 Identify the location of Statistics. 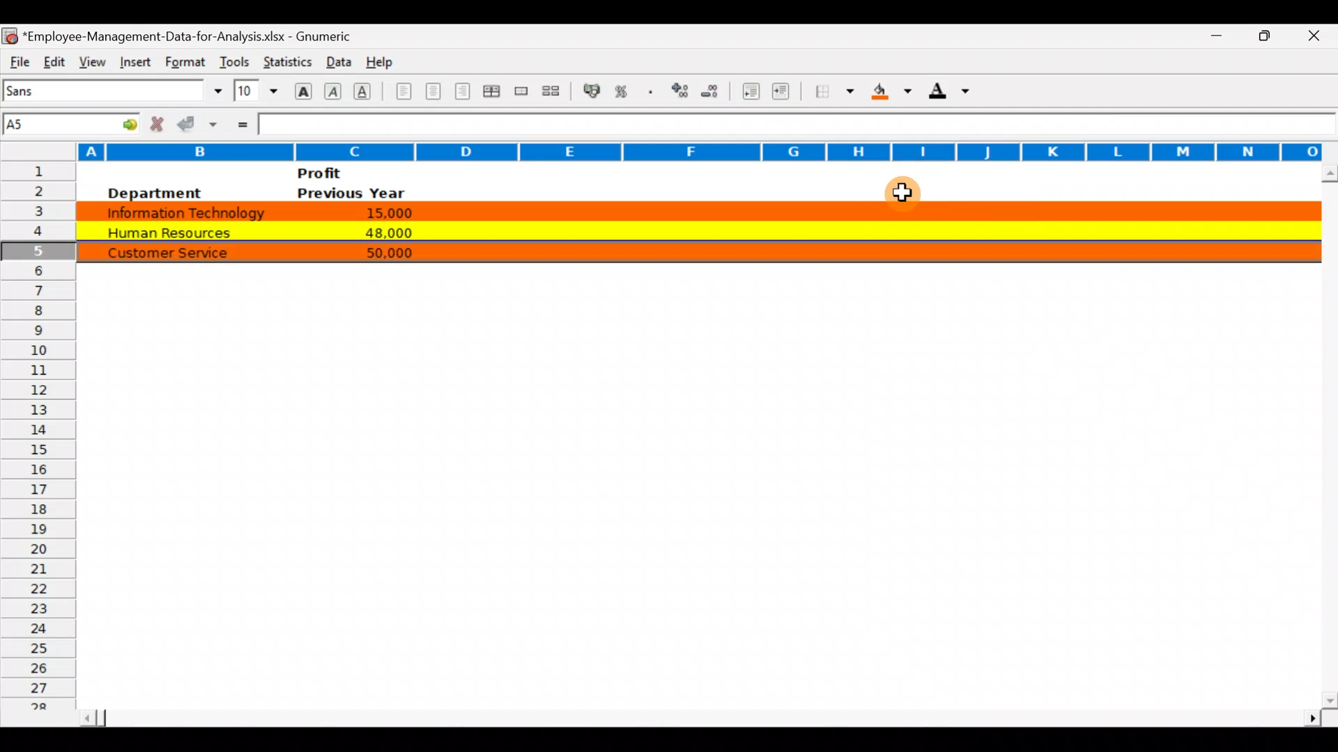
(286, 58).